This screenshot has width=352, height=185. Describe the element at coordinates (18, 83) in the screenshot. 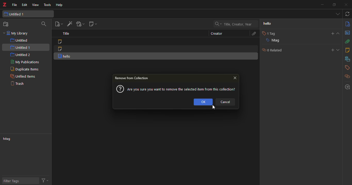

I see `trash` at that location.